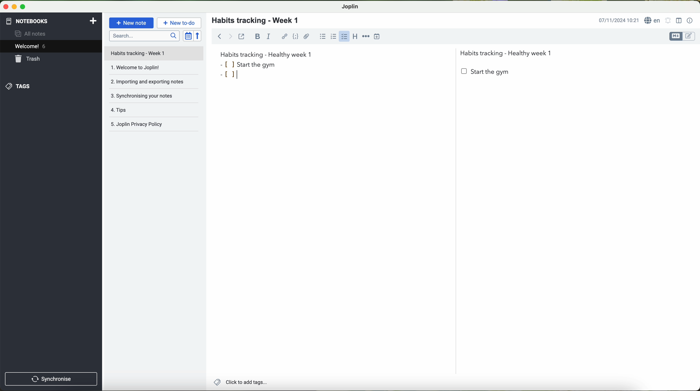 The height and width of the screenshot is (391, 700). I want to click on search bar, so click(144, 36).